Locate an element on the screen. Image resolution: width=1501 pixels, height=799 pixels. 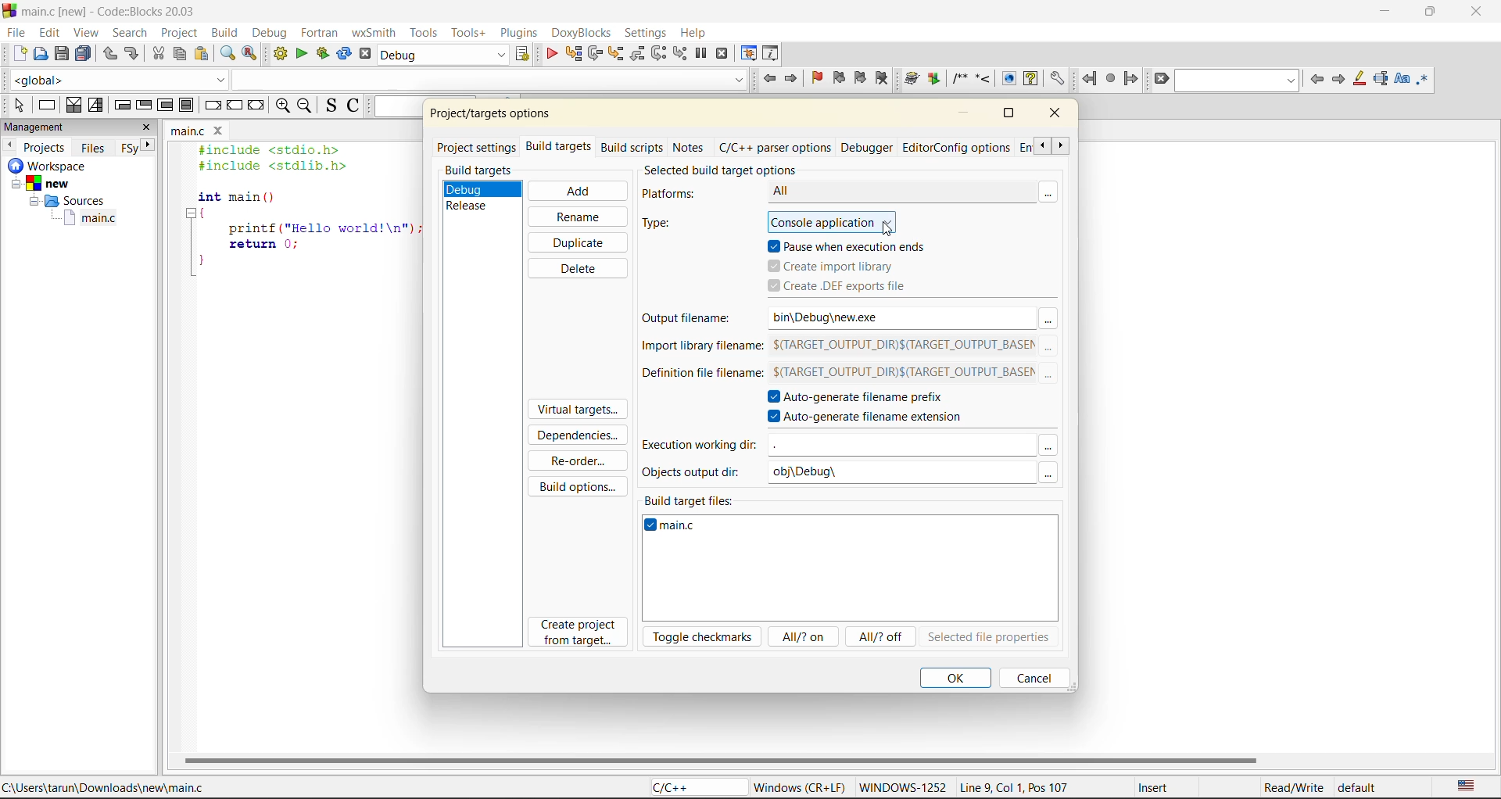
Open DoxyBlocks' preferences is located at coordinates (1056, 80).